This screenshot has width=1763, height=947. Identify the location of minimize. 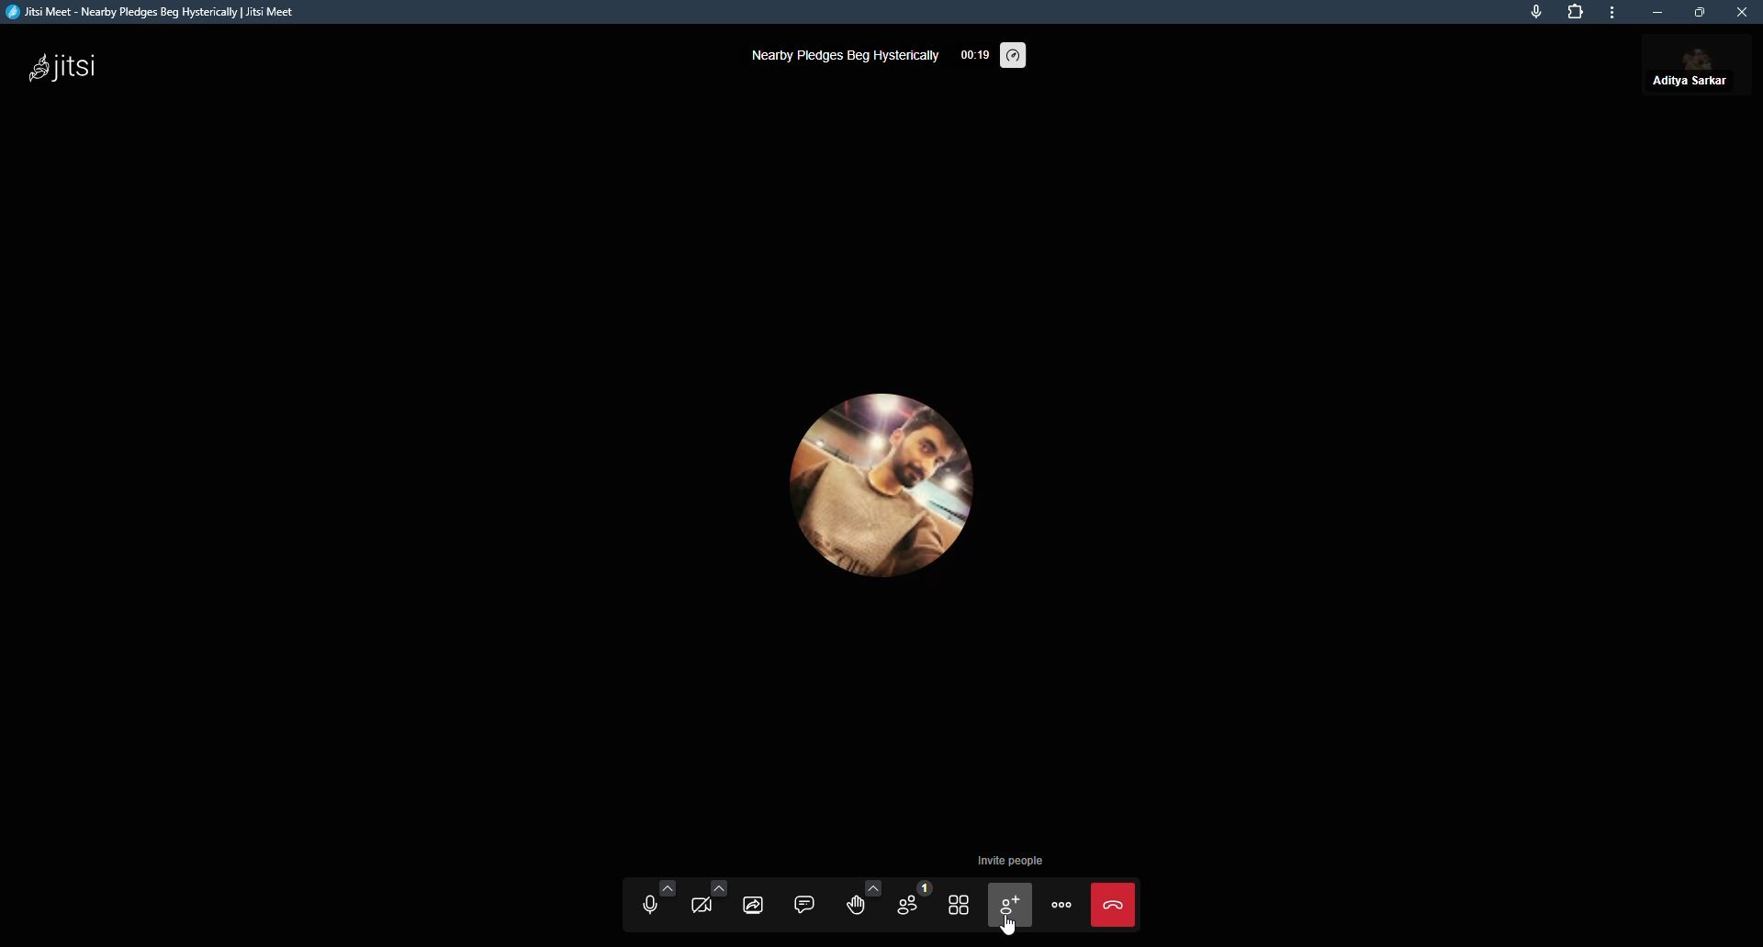
(1659, 13).